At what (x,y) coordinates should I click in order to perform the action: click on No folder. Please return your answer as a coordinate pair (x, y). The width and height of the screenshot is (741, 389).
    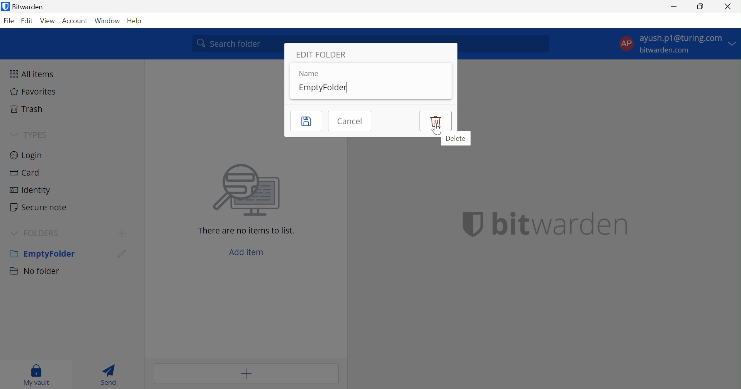
    Looking at the image, I should click on (36, 271).